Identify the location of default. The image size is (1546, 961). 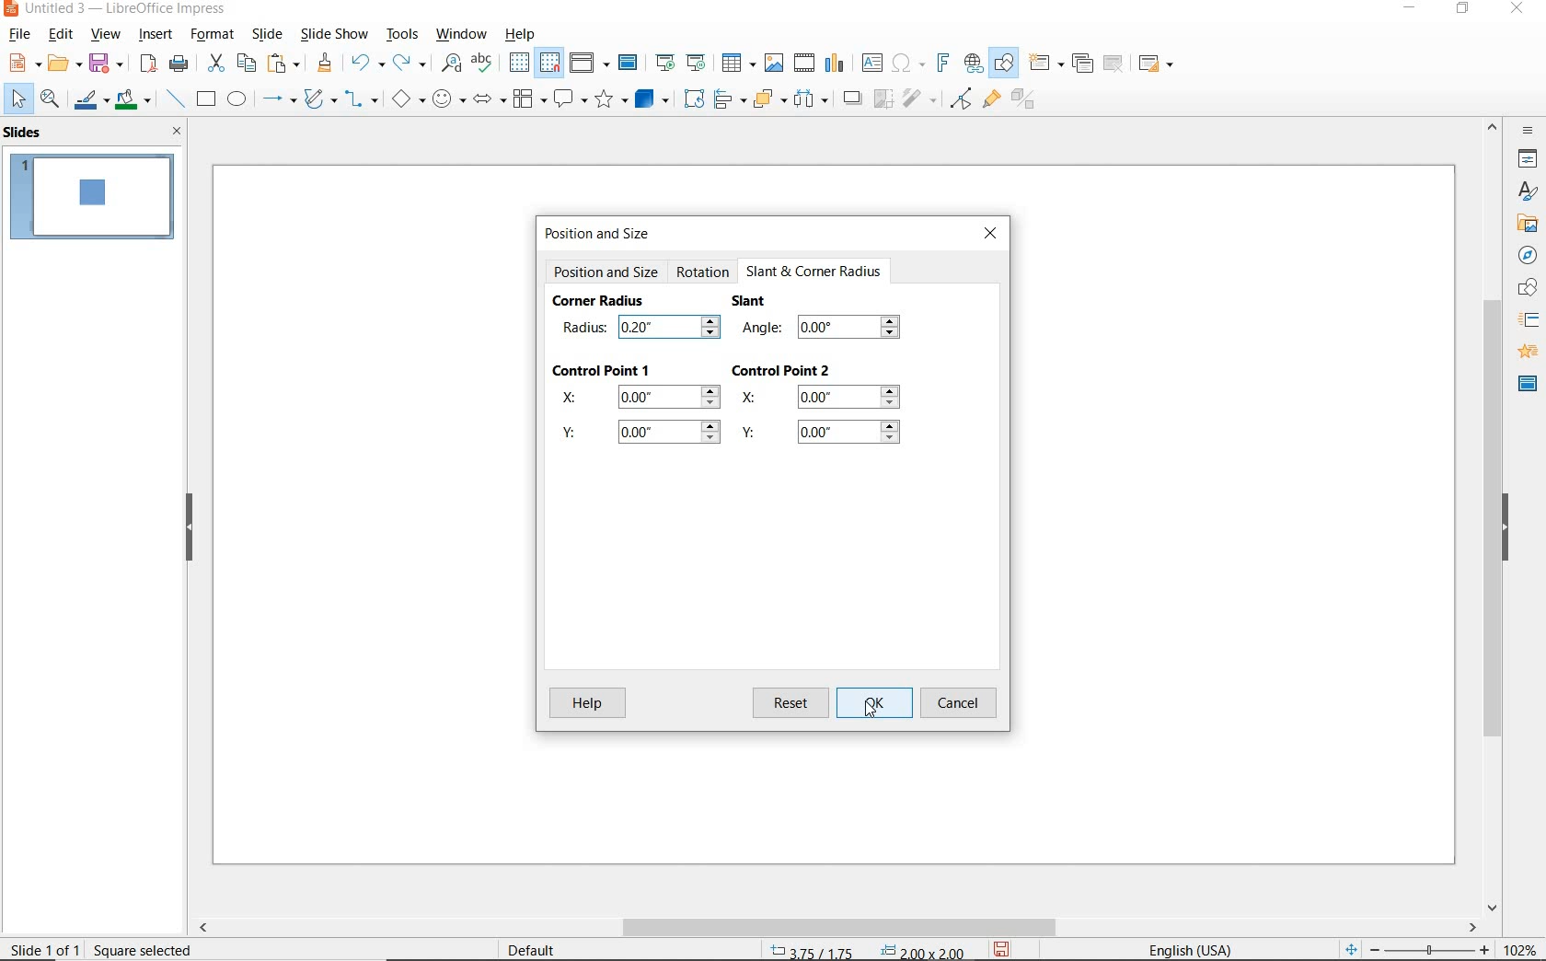
(536, 949).